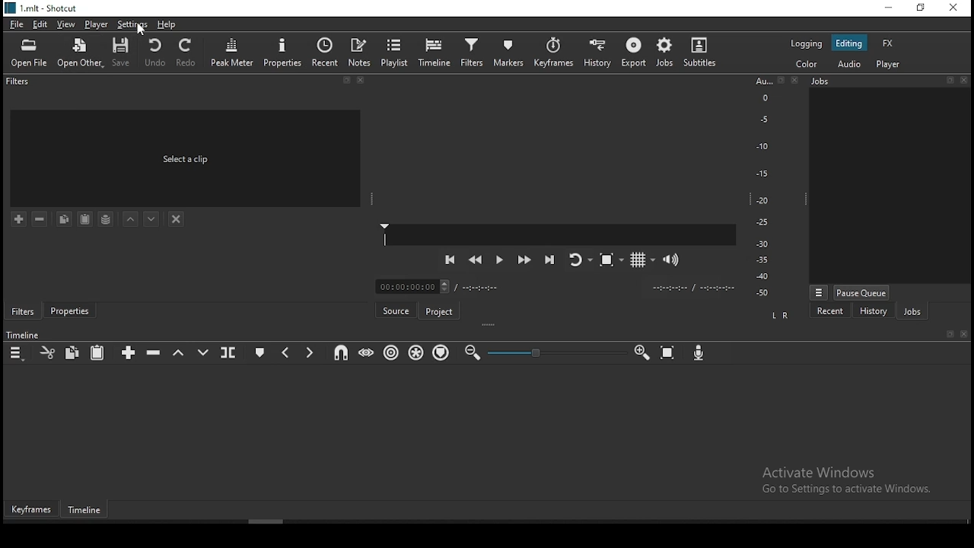 Image resolution: width=974 pixels, height=548 pixels. I want to click on filters, so click(472, 53).